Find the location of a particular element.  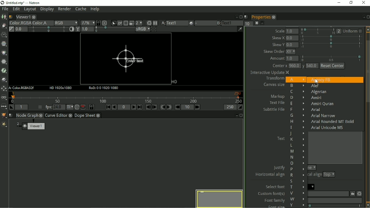

D is located at coordinates (297, 98).